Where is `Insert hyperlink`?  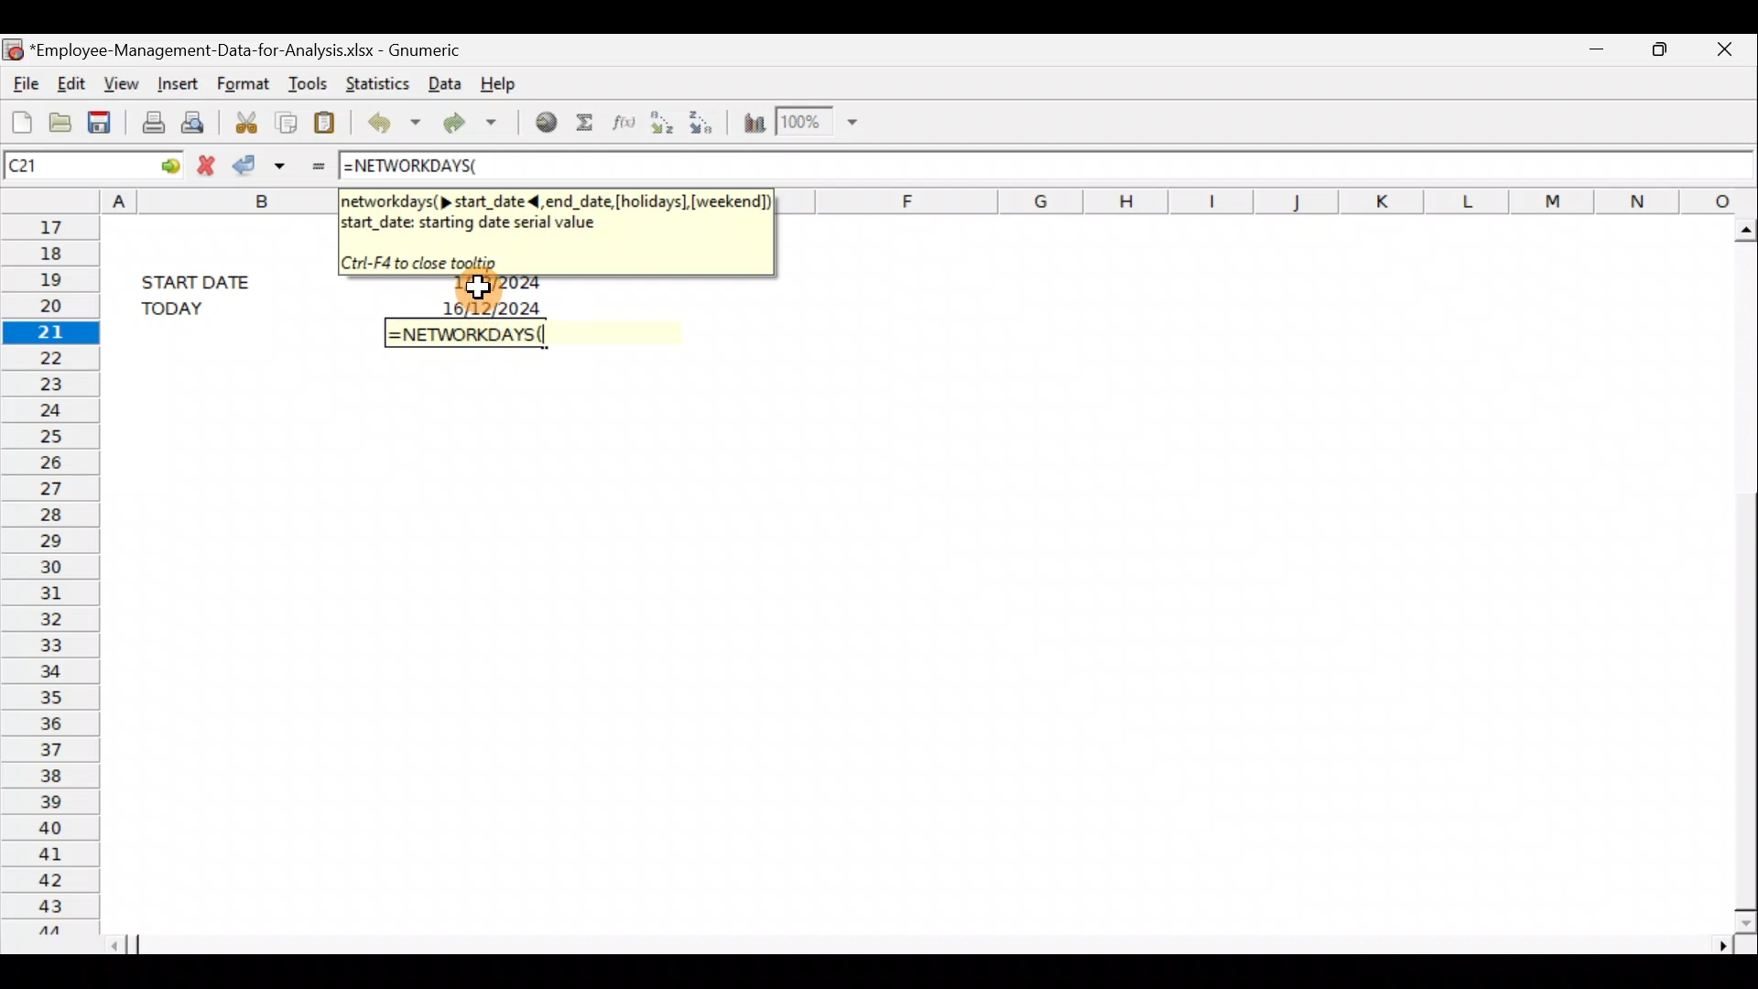 Insert hyperlink is located at coordinates (539, 124).